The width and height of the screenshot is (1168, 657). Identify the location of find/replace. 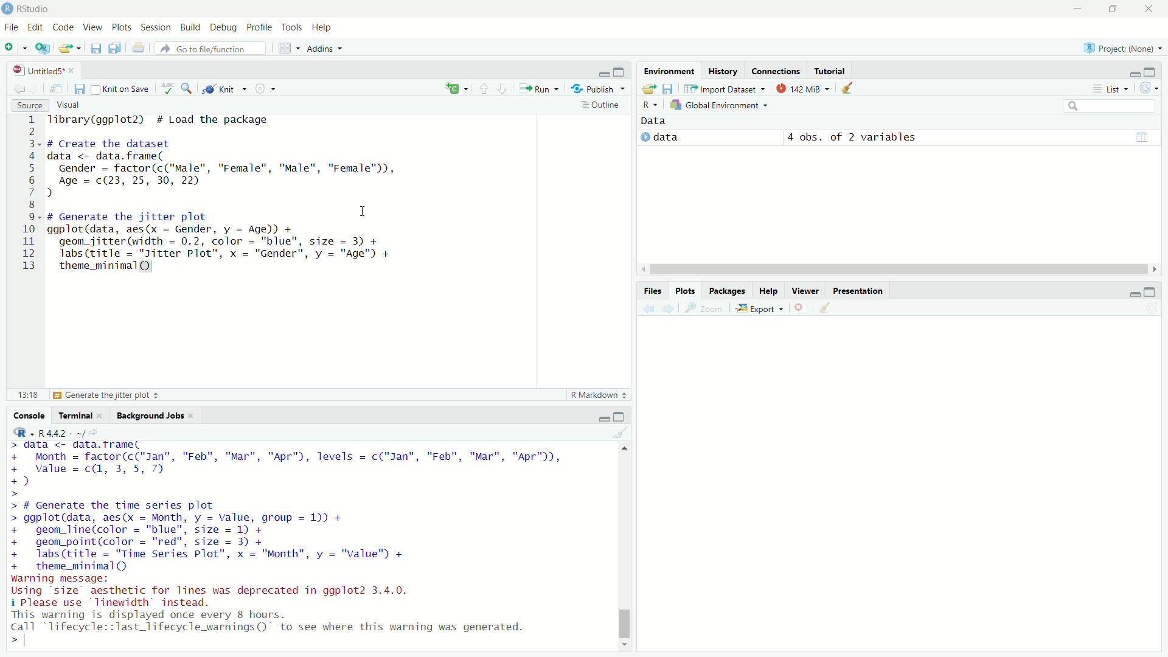
(187, 88).